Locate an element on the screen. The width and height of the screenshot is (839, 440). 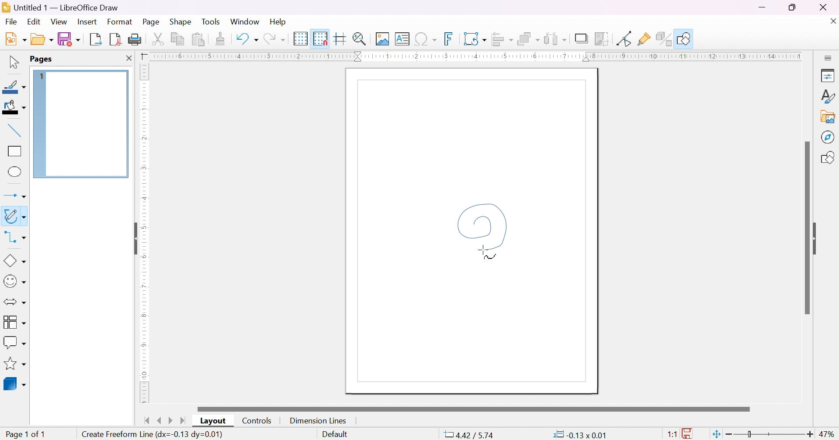
gallery is located at coordinates (828, 117).